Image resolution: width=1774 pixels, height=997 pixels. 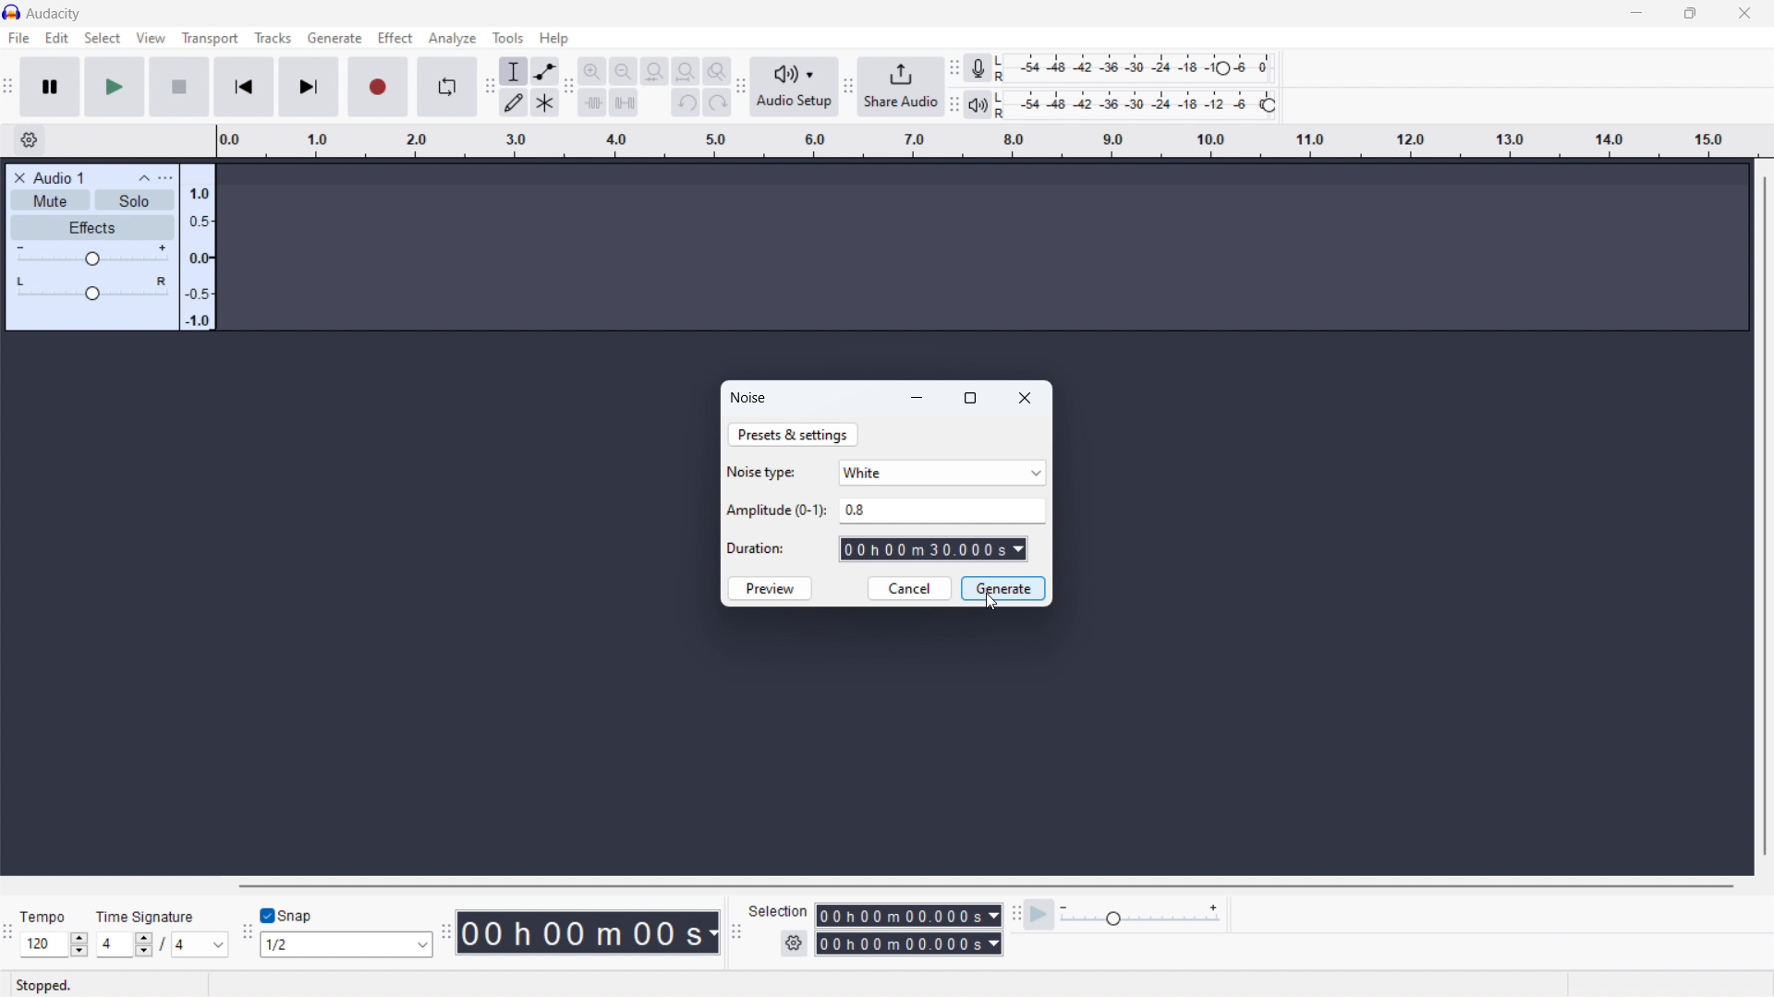 What do you see at coordinates (942, 472) in the screenshot?
I see `select noise type` at bounding box center [942, 472].